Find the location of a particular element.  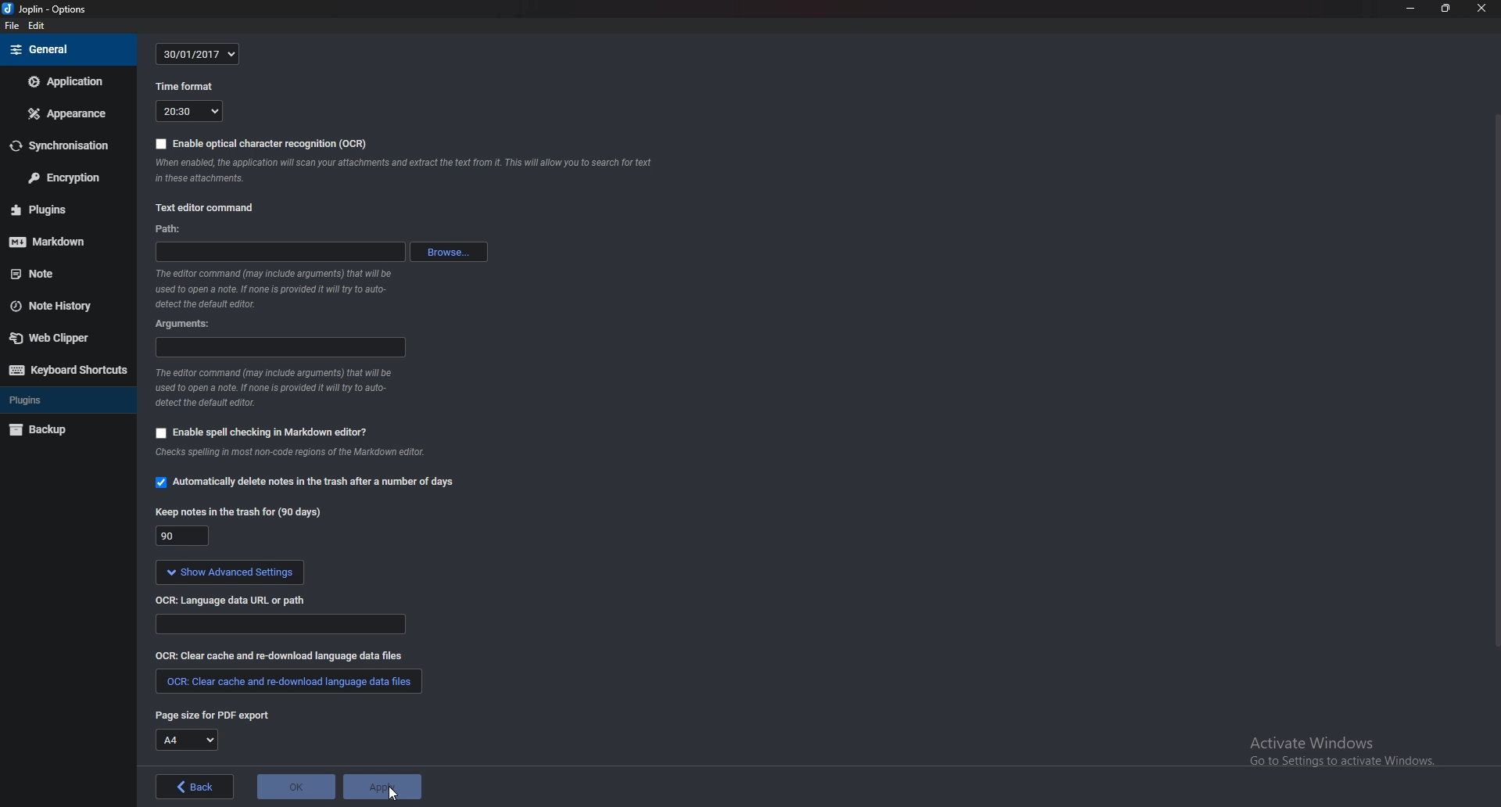

text editor command is located at coordinates (203, 205).